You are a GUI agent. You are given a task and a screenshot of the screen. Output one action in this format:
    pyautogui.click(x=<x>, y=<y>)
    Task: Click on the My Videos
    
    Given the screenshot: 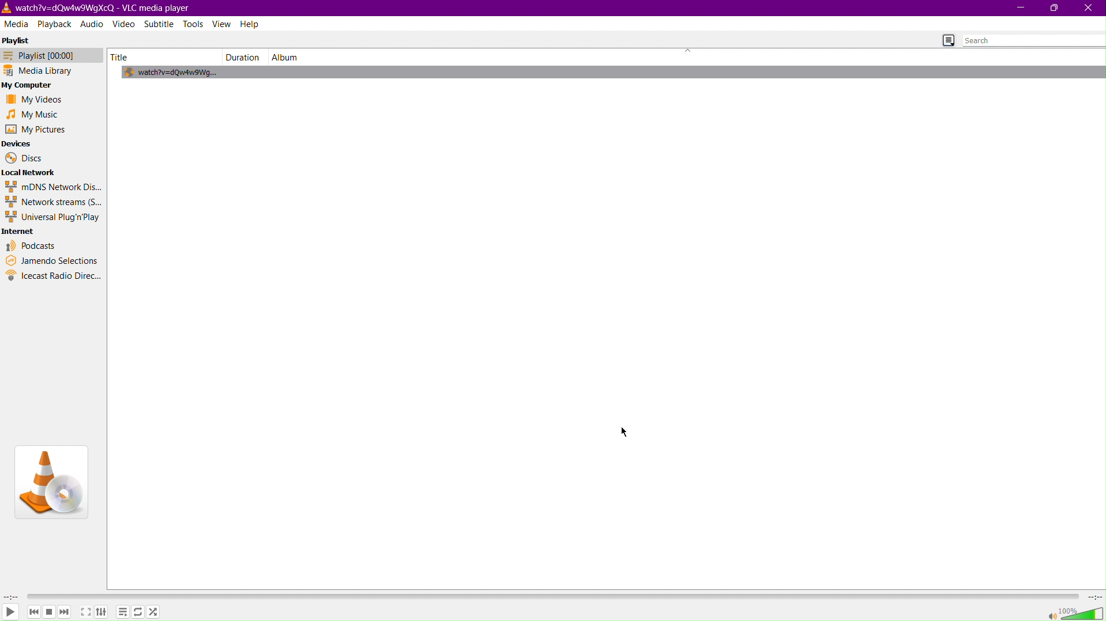 What is the action you would take?
    pyautogui.click(x=37, y=99)
    